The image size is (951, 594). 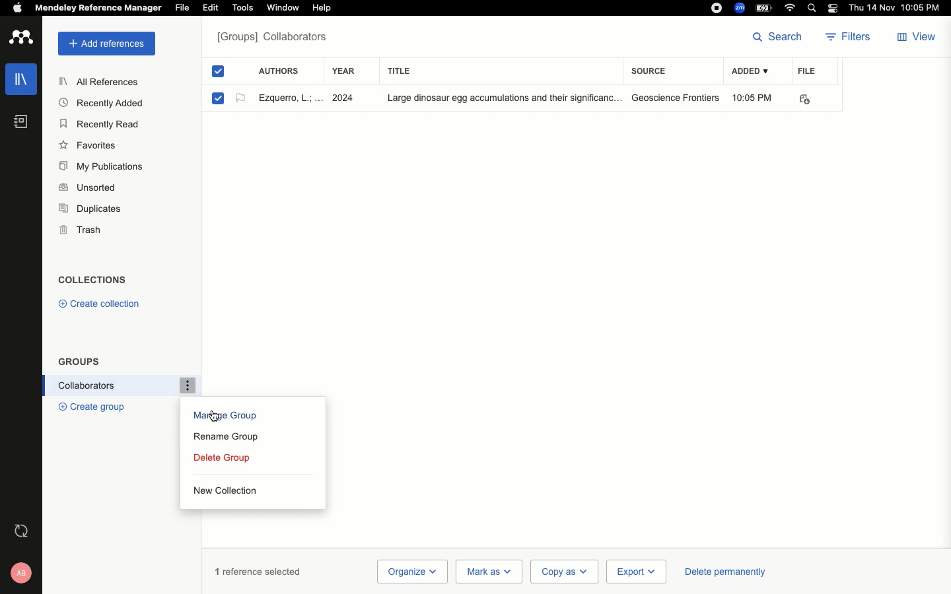 What do you see at coordinates (187, 384) in the screenshot?
I see ` more actions` at bounding box center [187, 384].